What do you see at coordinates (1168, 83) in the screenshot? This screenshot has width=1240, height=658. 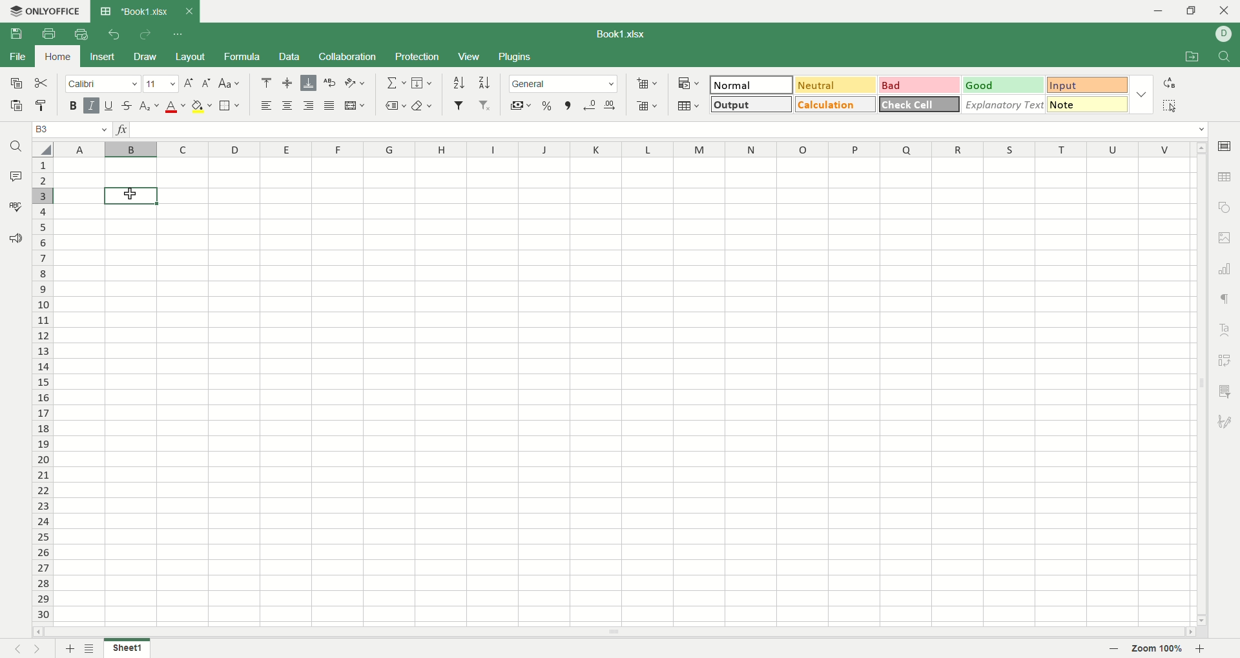 I see `replace` at bounding box center [1168, 83].